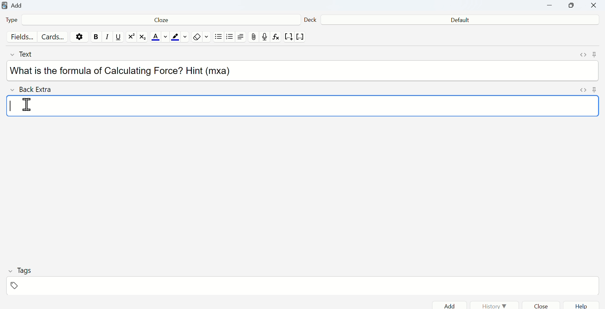 The image size is (605, 309). What do you see at coordinates (106, 39) in the screenshot?
I see `Italics` at bounding box center [106, 39].